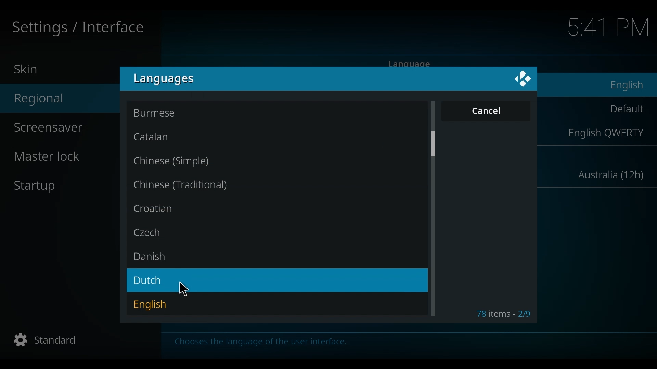  I want to click on time, so click(607, 27).